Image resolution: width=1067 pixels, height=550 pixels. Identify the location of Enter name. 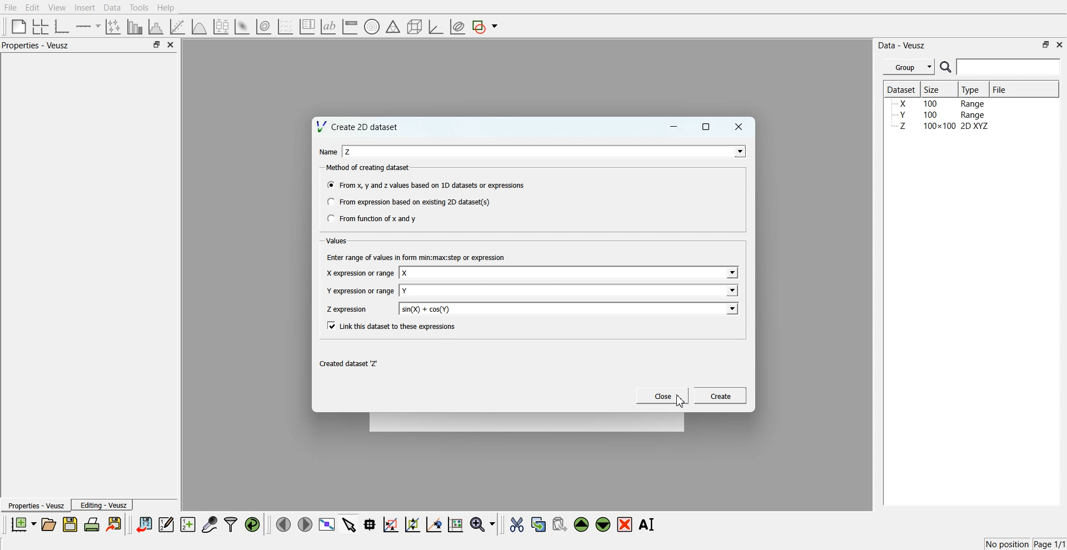
(570, 273).